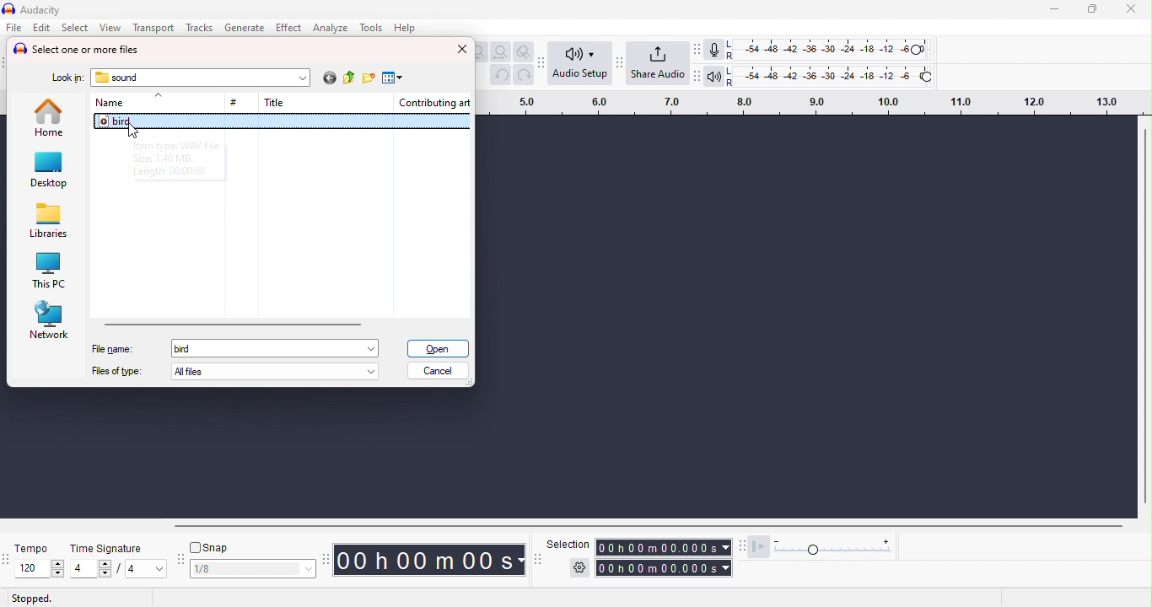  What do you see at coordinates (255, 569) in the screenshot?
I see `select snap` at bounding box center [255, 569].